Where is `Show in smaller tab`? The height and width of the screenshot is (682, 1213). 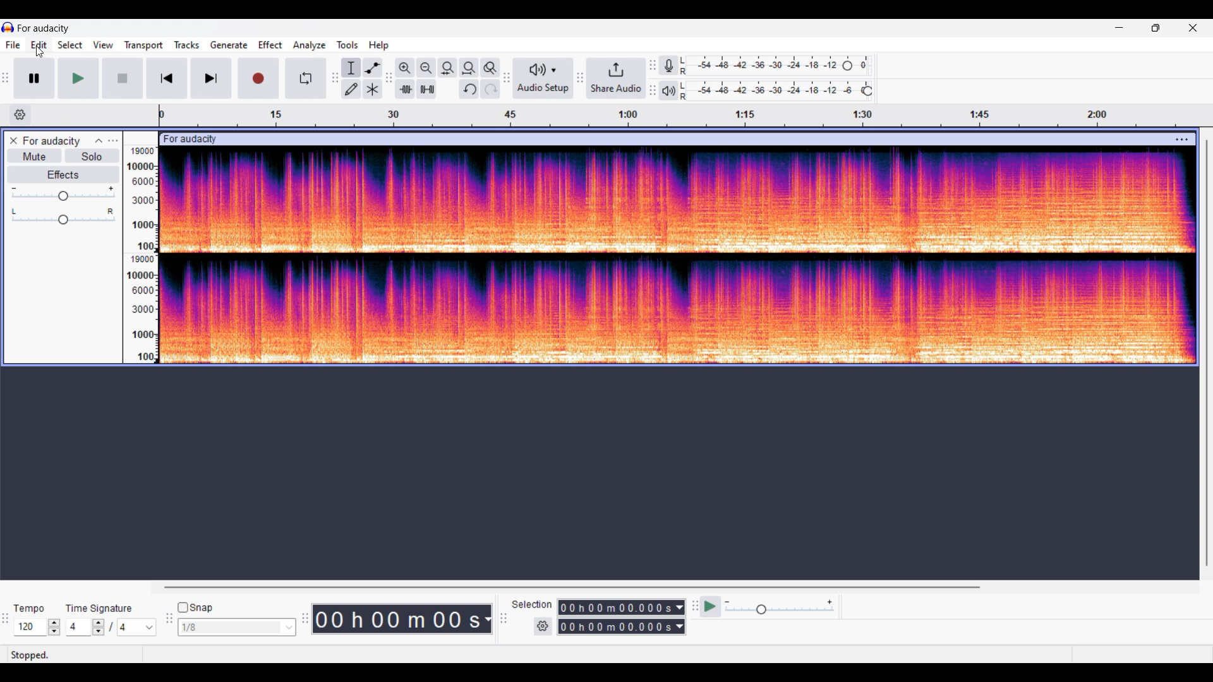 Show in smaller tab is located at coordinates (1156, 28).